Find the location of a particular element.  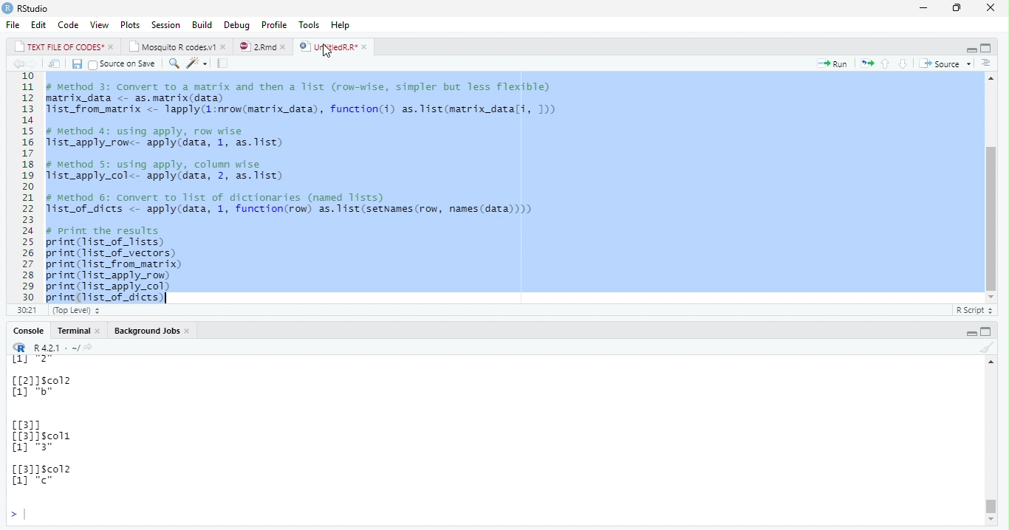

move top is located at coordinates (989, 364).